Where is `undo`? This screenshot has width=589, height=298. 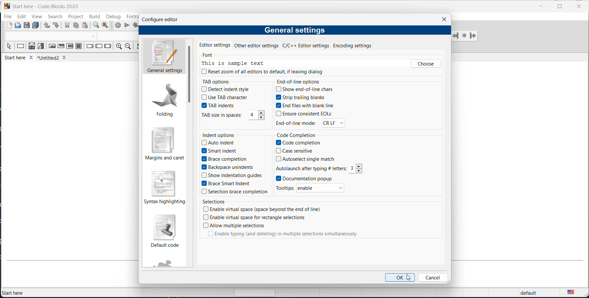
undo is located at coordinates (45, 26).